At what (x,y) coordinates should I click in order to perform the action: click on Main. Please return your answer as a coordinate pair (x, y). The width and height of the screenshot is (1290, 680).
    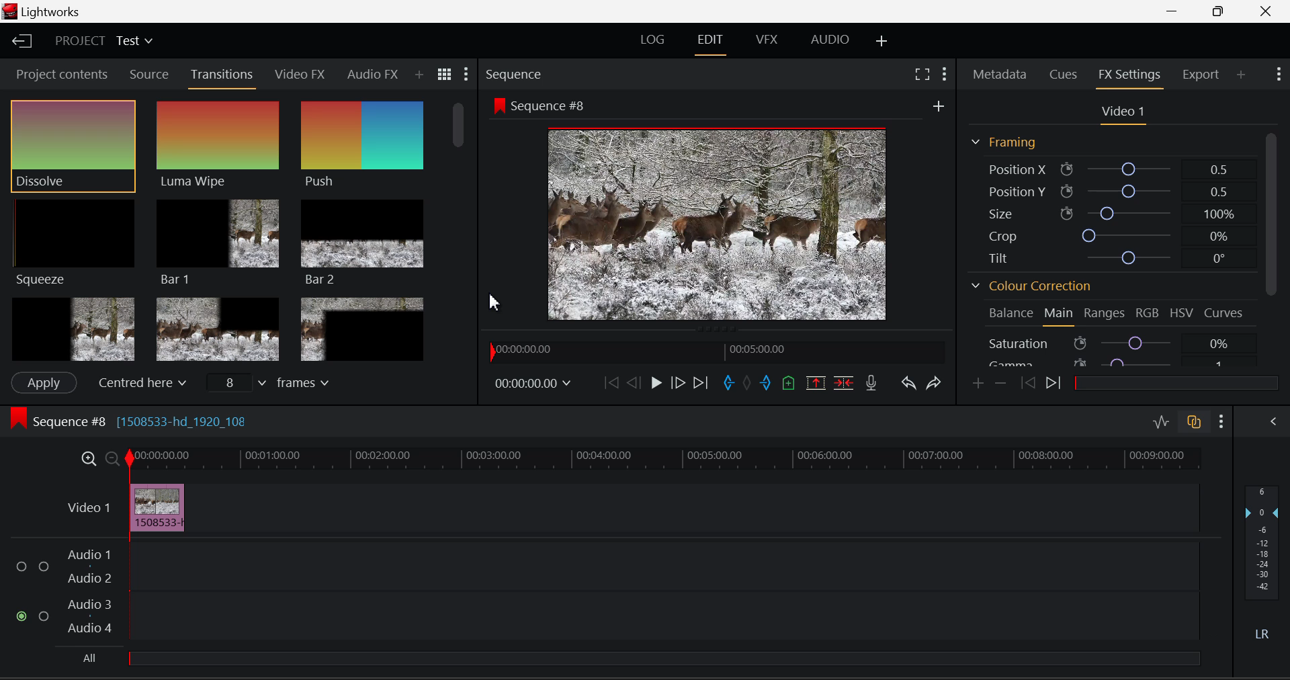
    Looking at the image, I should click on (1060, 316).